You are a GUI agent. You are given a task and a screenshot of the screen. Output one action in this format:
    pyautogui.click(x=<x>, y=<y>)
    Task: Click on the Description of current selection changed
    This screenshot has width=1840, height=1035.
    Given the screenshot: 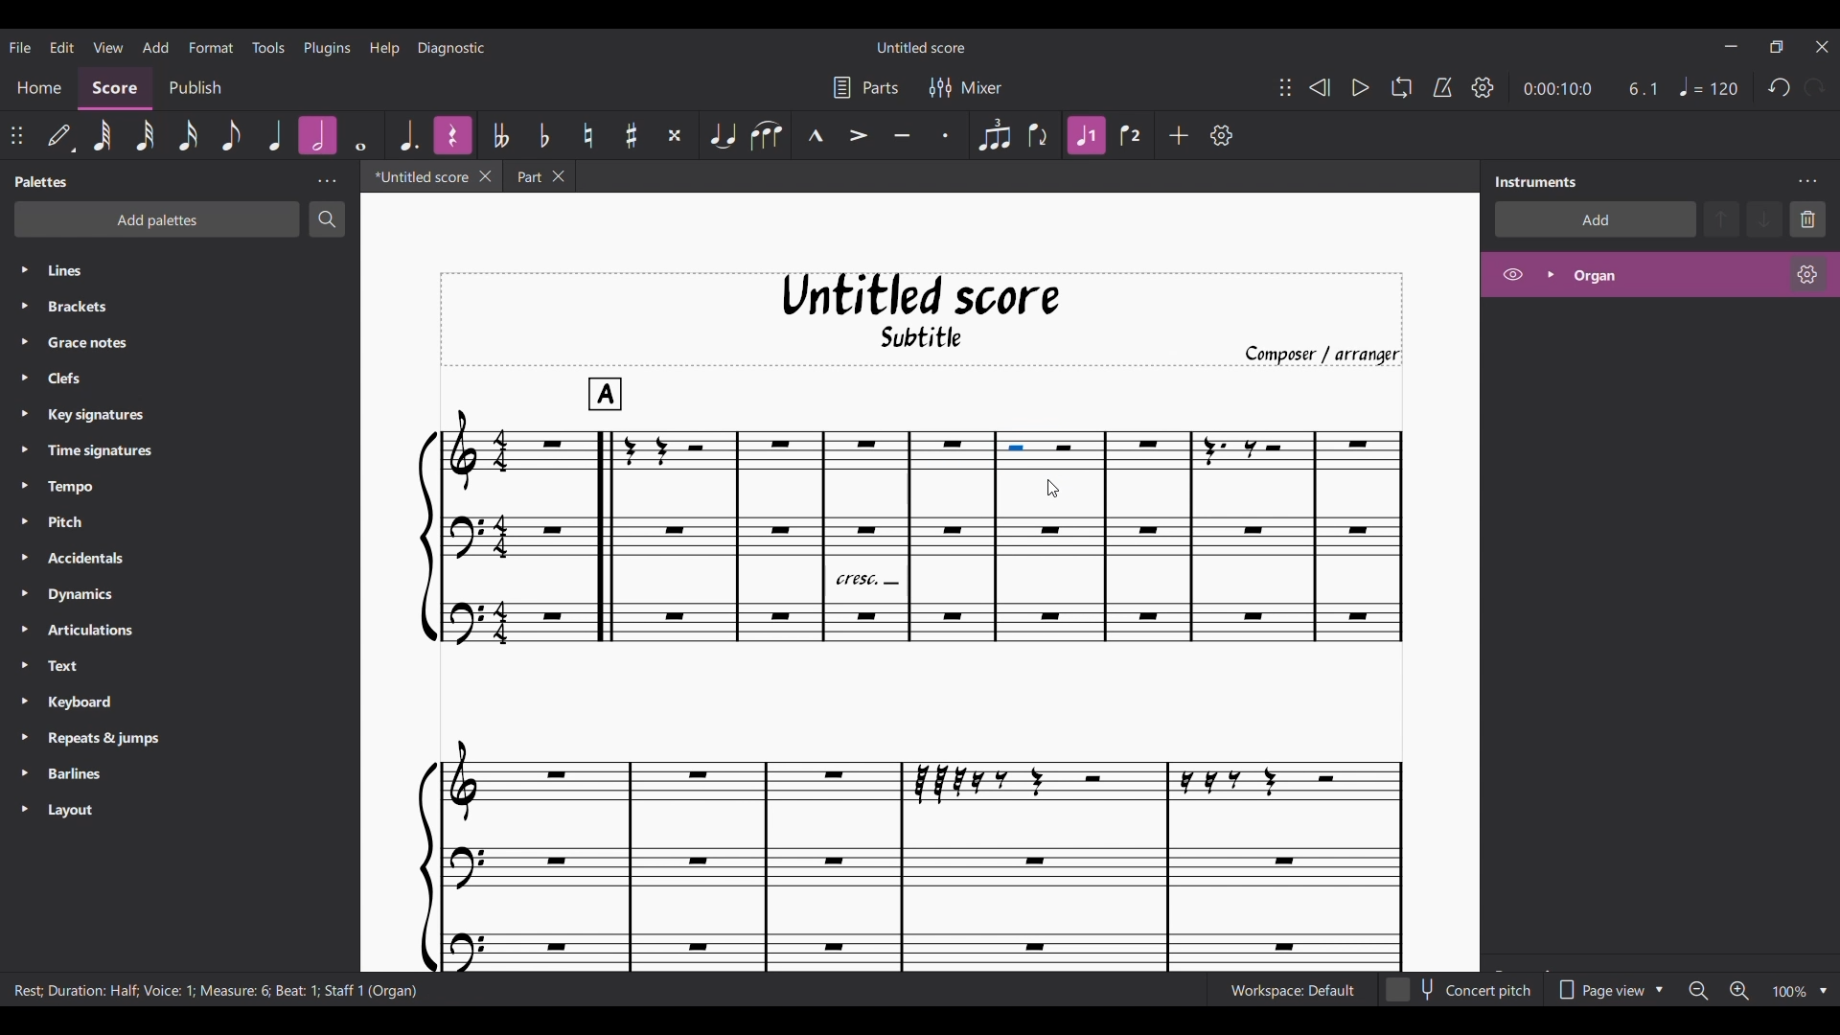 What is the action you would take?
    pyautogui.click(x=215, y=989)
    